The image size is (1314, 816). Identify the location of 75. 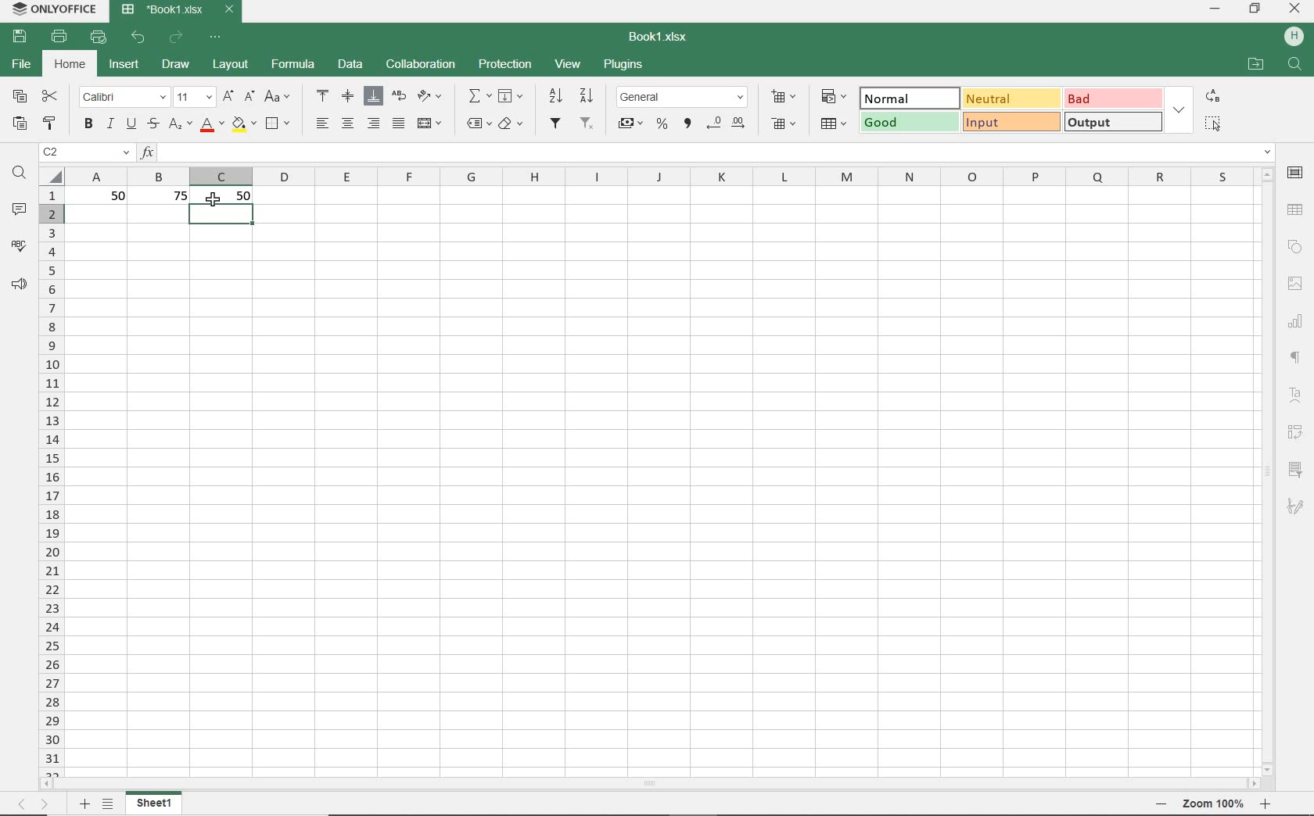
(174, 195).